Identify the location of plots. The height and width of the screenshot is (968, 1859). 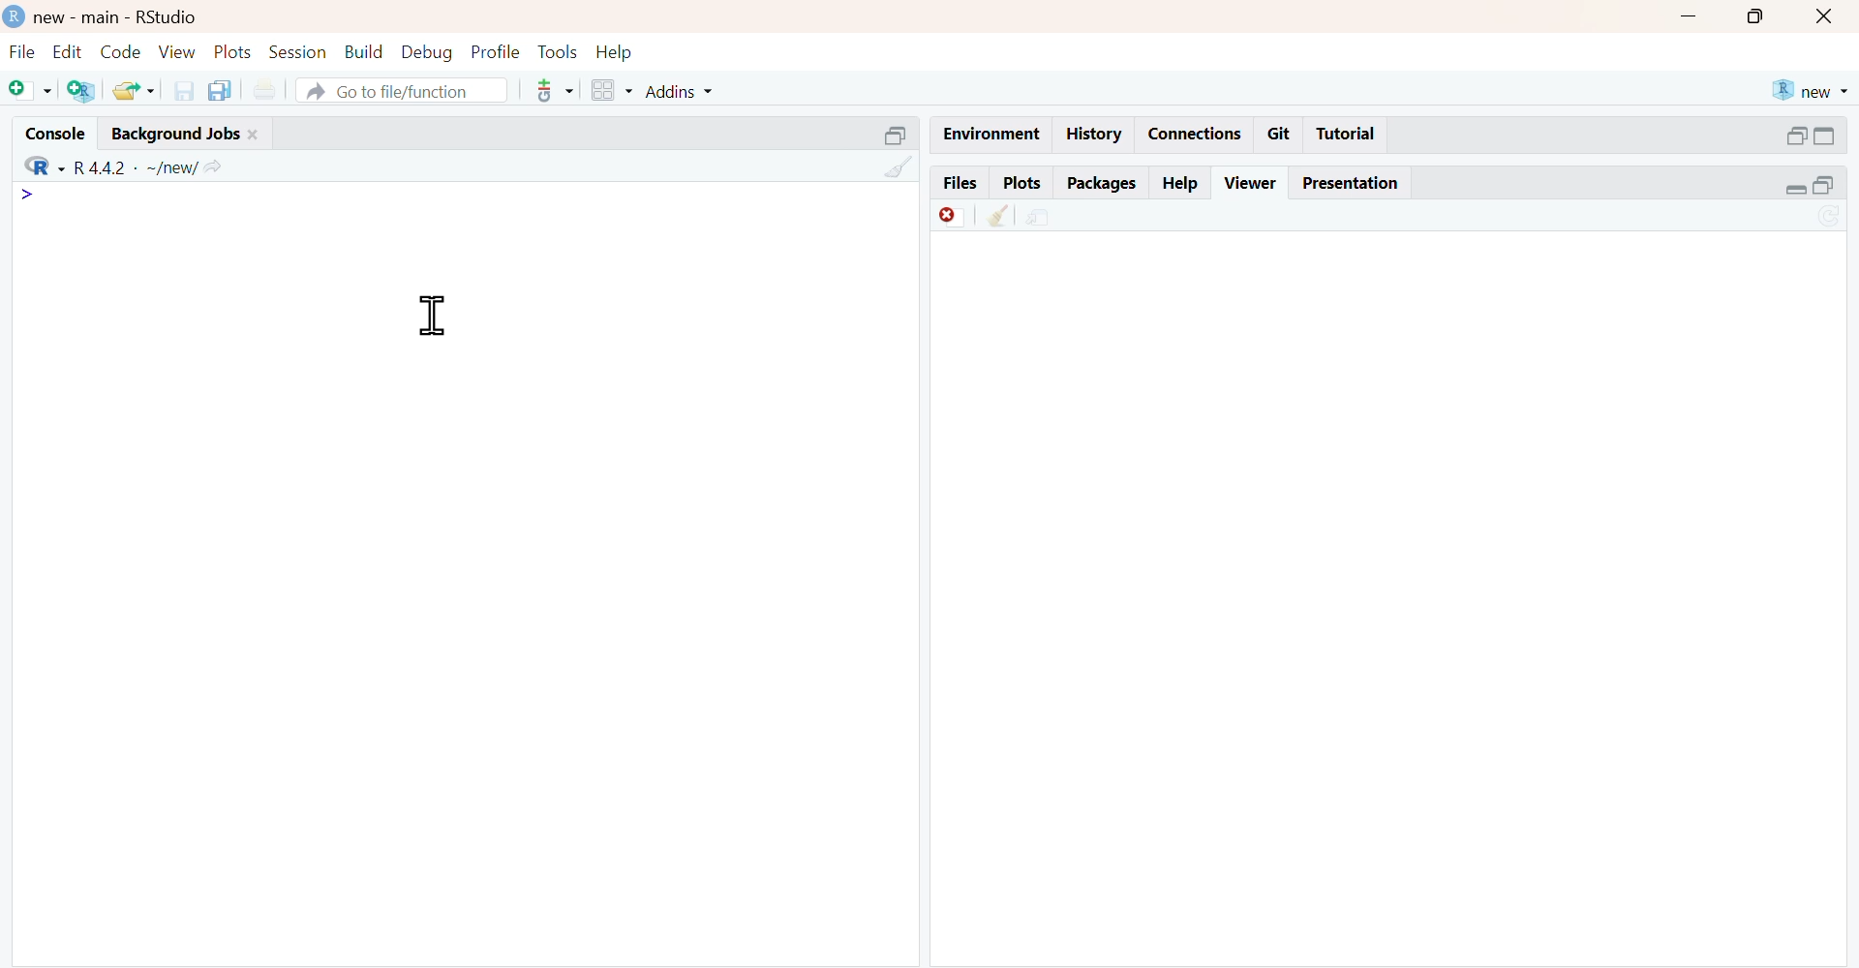
(235, 51).